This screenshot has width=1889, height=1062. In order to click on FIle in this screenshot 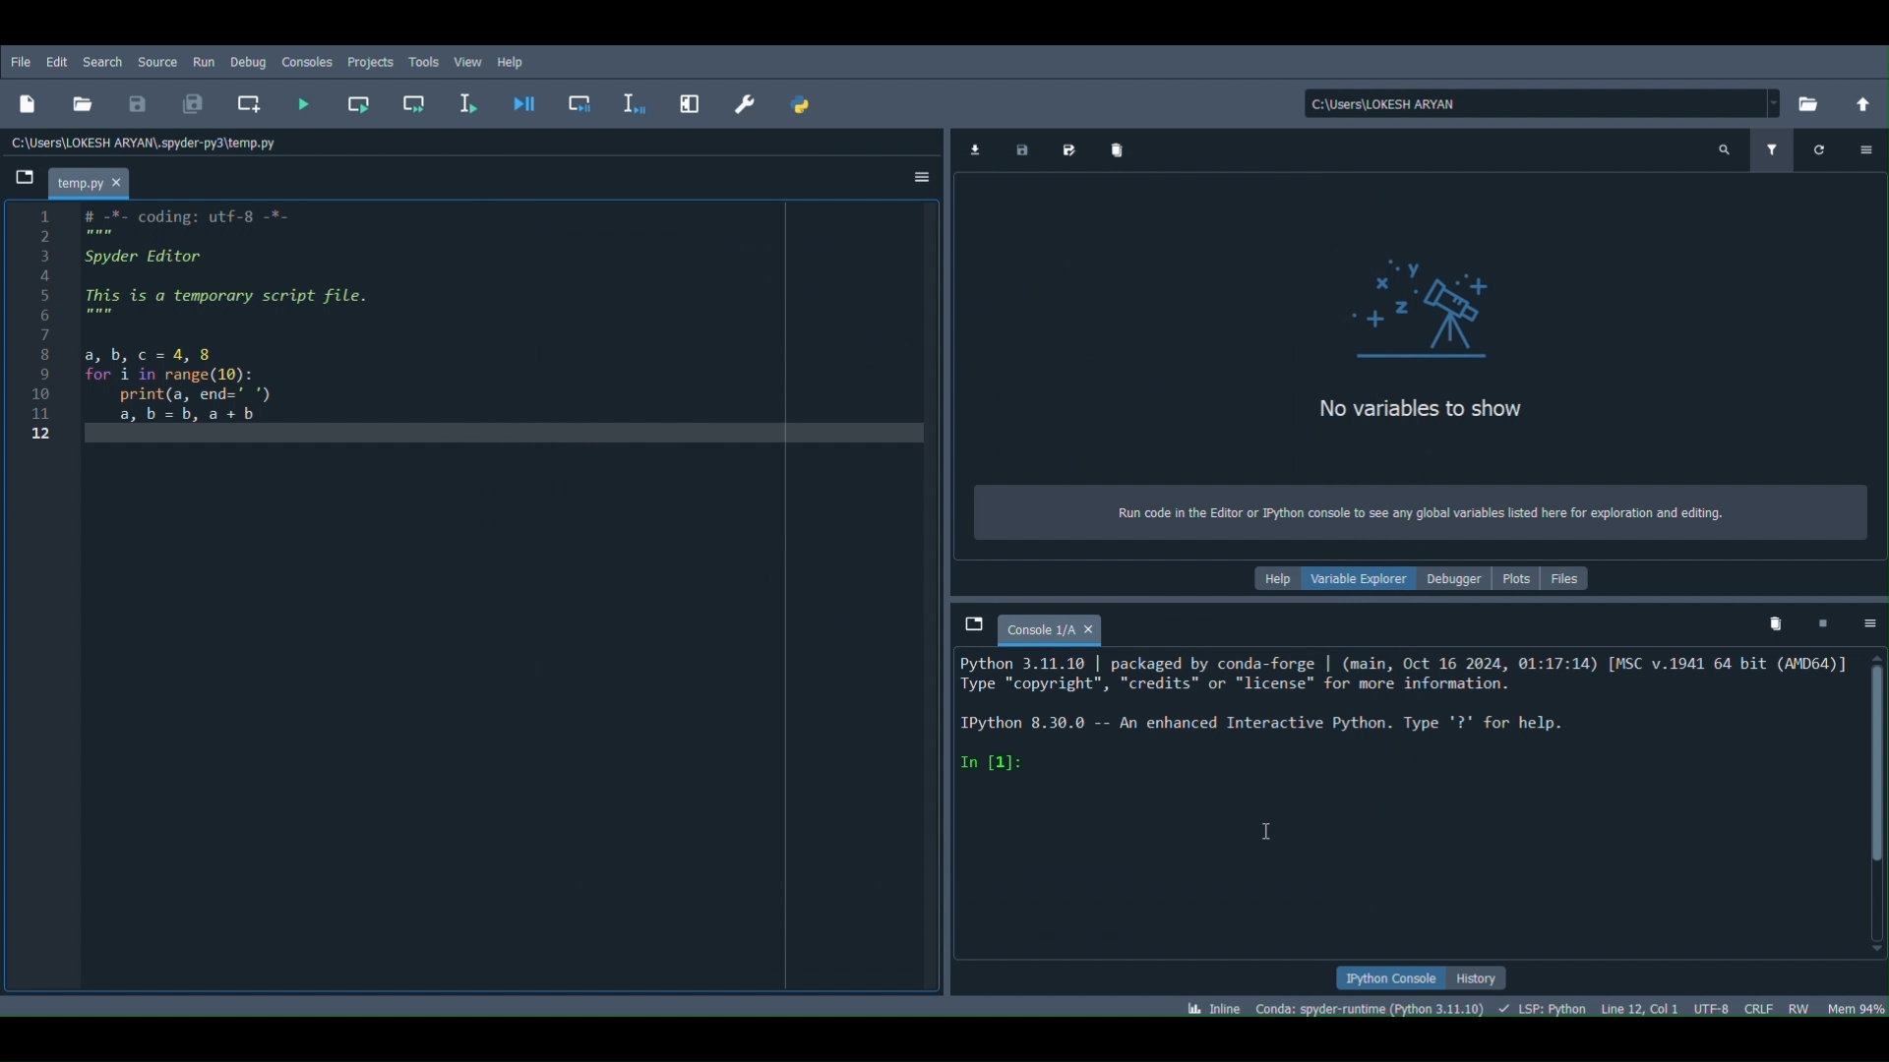, I will do `click(19, 56)`.